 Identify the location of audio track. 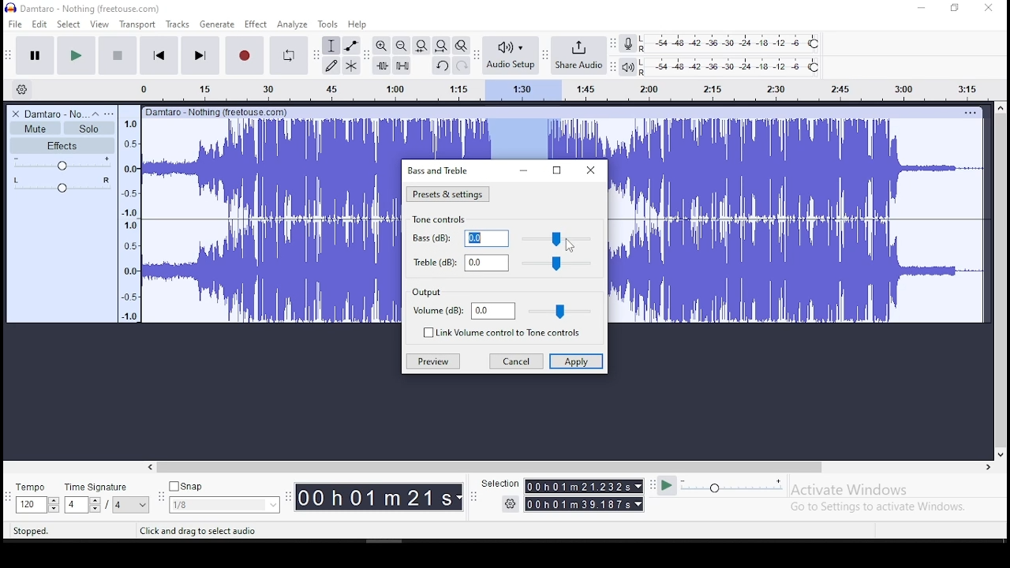
(271, 271).